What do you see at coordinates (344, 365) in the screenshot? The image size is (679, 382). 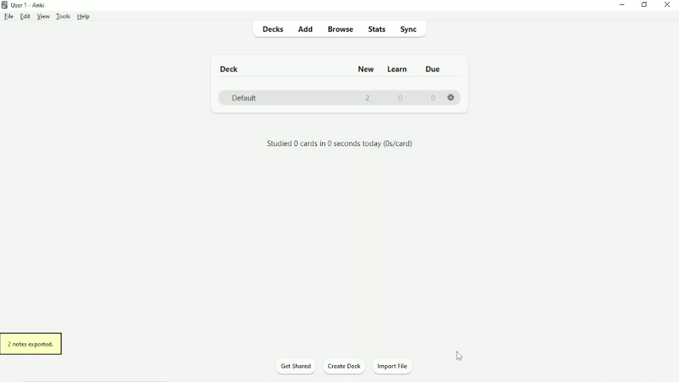 I see `Create Deck` at bounding box center [344, 365].